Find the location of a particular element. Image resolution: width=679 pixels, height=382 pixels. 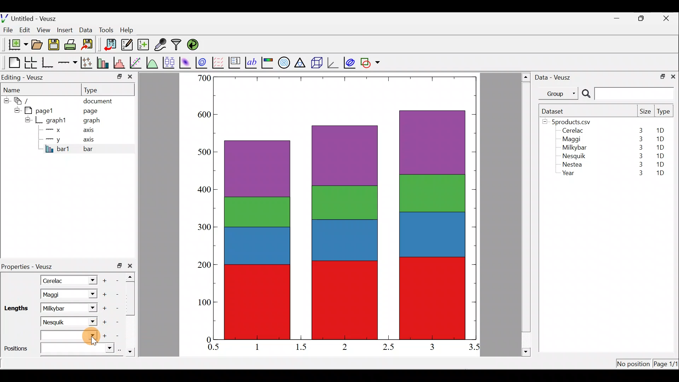

hide is located at coordinates (28, 120).